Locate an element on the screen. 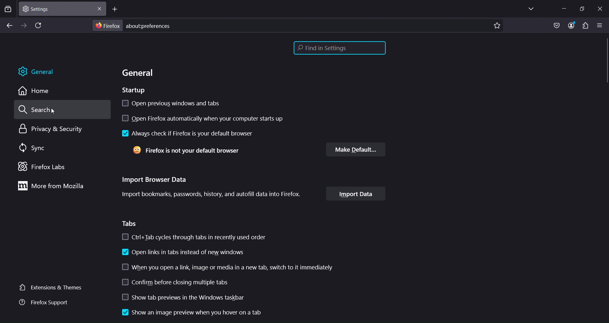  close tab is located at coordinates (101, 8).